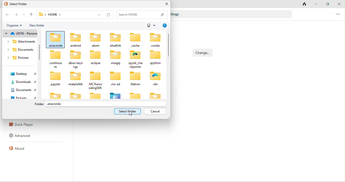 The width and height of the screenshot is (345, 182). What do you see at coordinates (99, 14) in the screenshot?
I see `previous location` at bounding box center [99, 14].